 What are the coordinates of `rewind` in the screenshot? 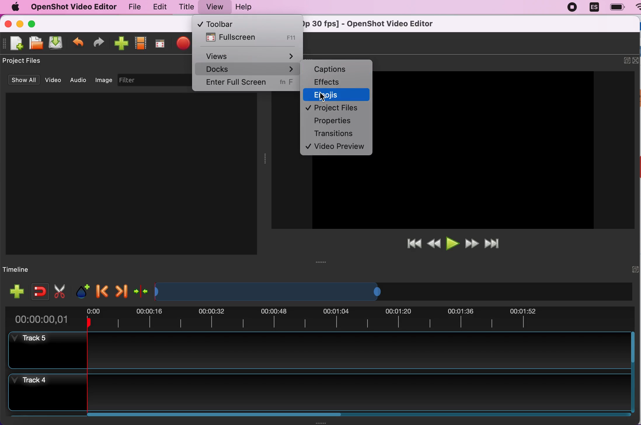 It's located at (434, 244).